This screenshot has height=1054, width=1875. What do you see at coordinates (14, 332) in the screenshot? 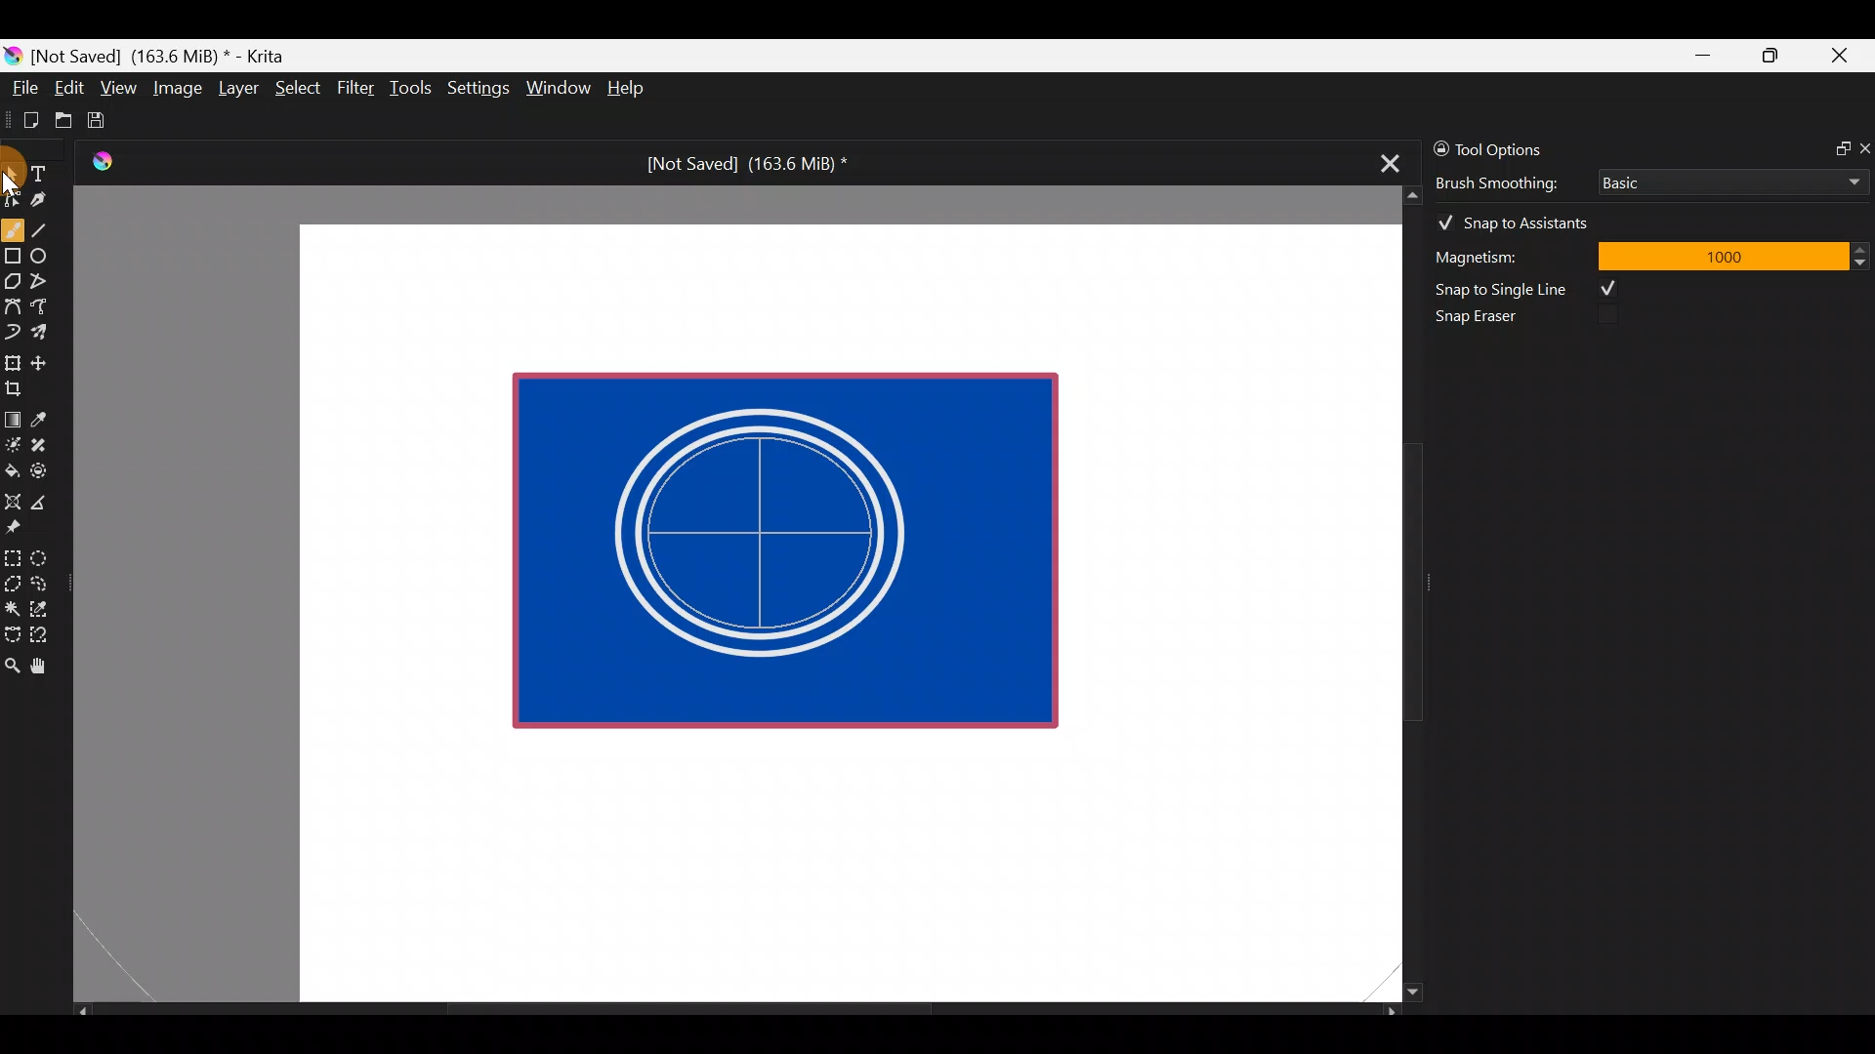
I see `Dynamic brush tool` at bounding box center [14, 332].